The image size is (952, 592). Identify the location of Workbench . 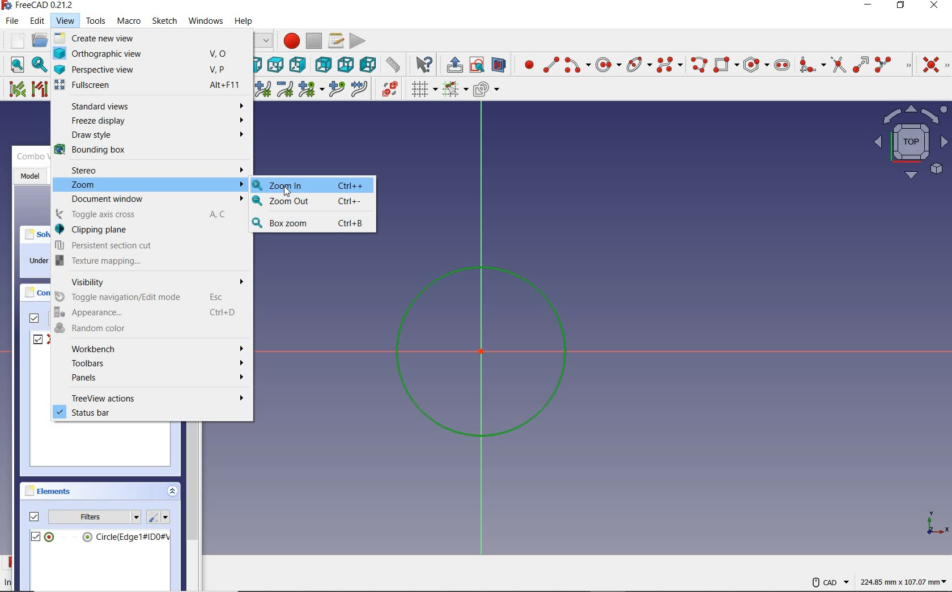
(152, 349).